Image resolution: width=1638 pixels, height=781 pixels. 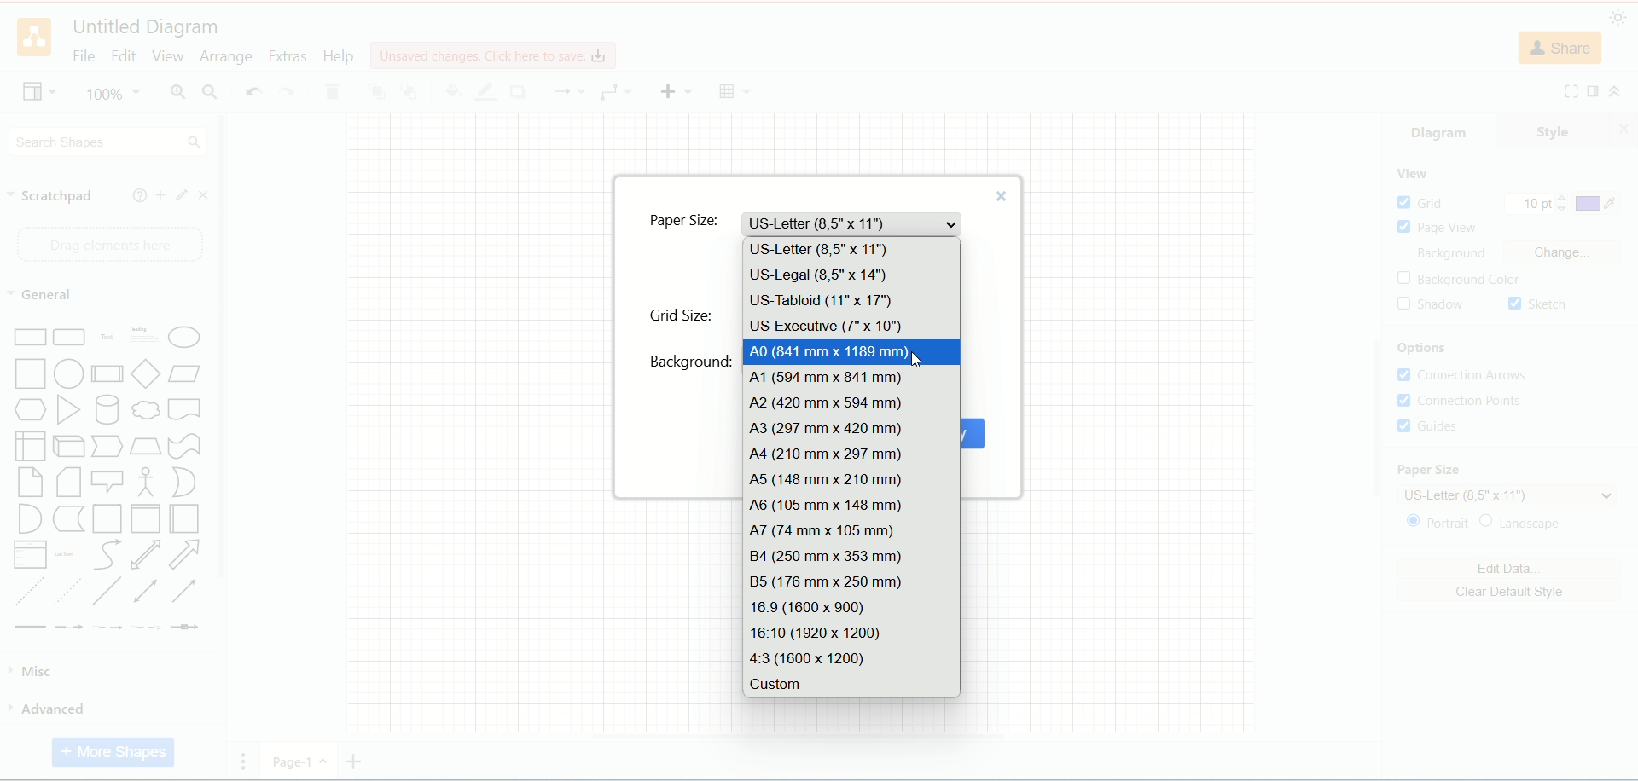 I want to click on edit, so click(x=125, y=55).